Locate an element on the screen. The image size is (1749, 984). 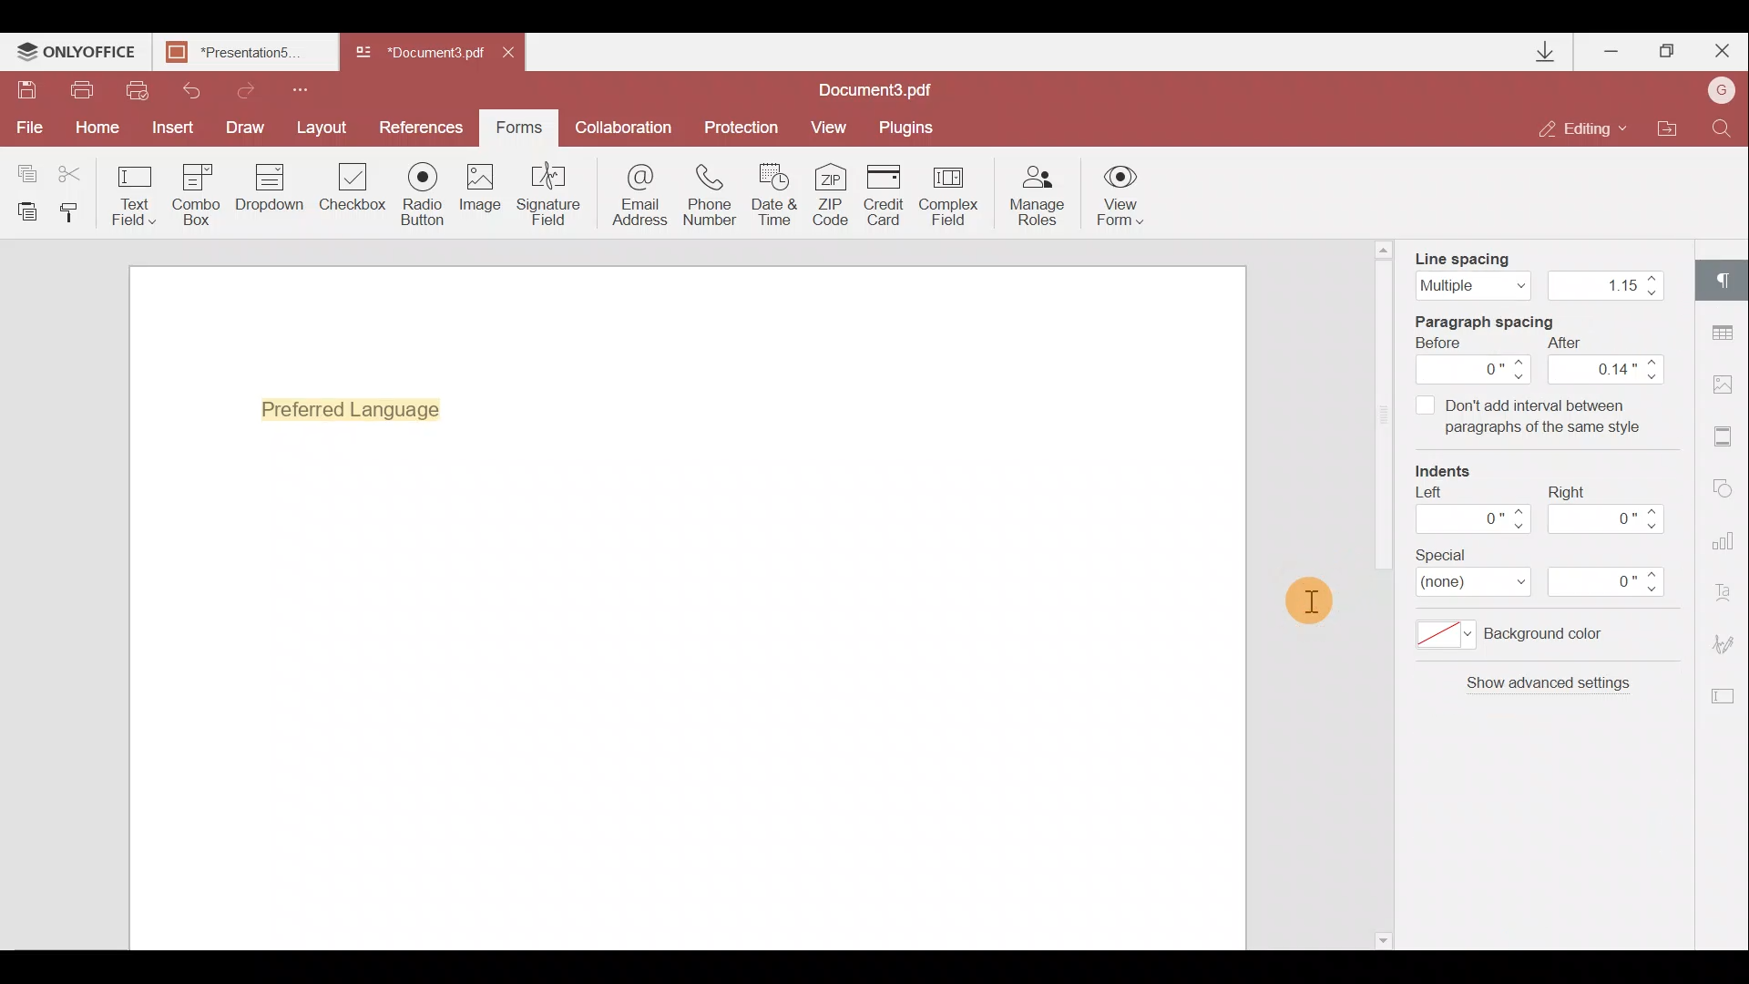
Layout is located at coordinates (323, 125).